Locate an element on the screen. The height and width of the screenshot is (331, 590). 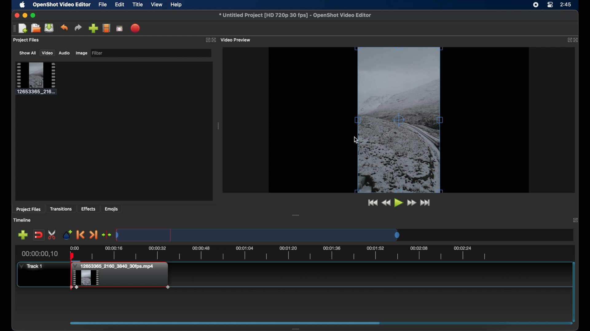
drag handle is located at coordinates (218, 126).